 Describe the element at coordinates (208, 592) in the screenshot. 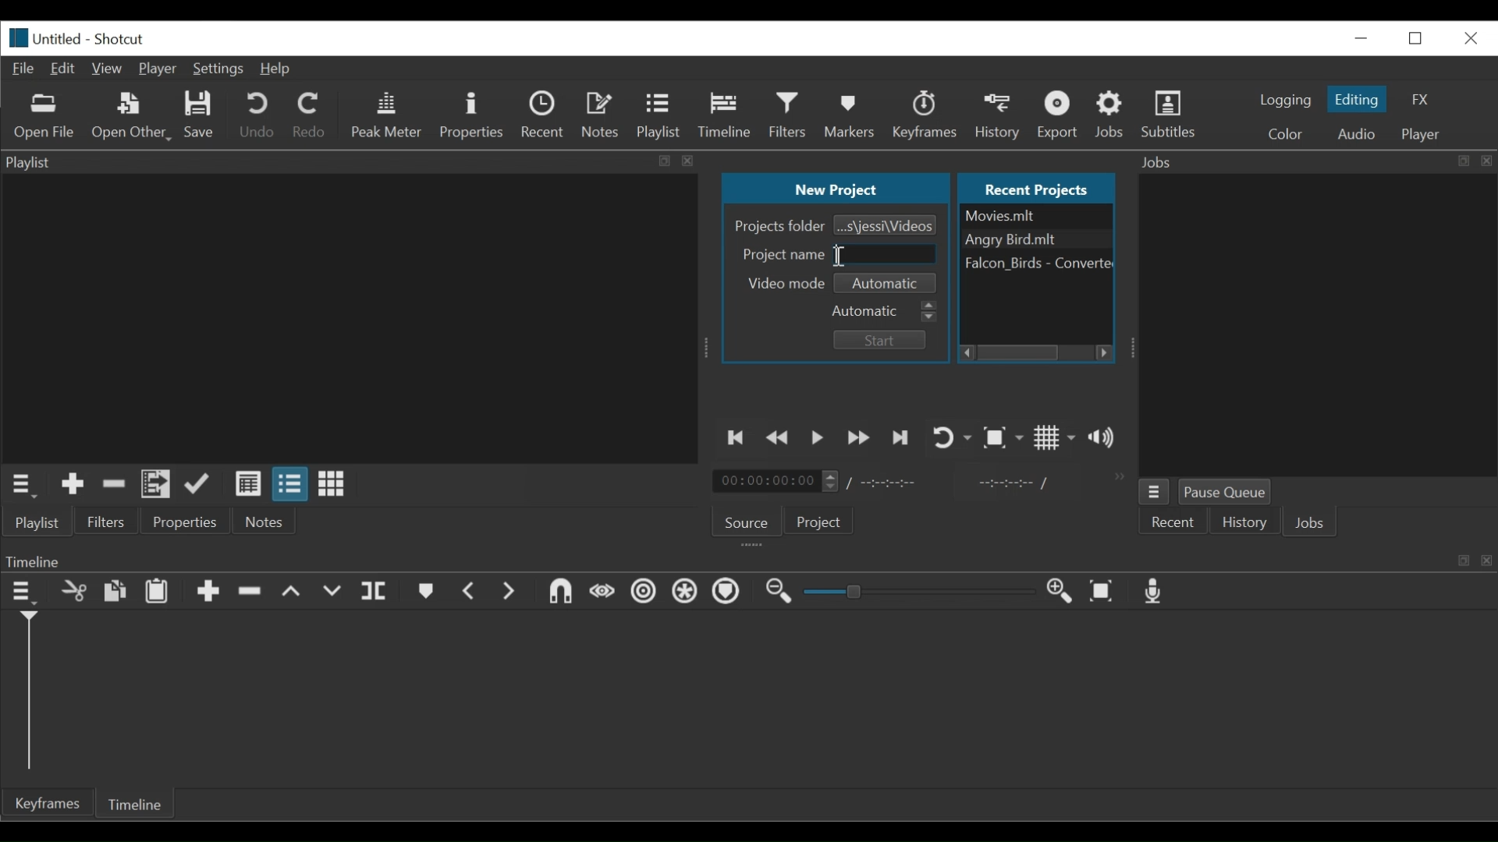

I see `Append` at that location.